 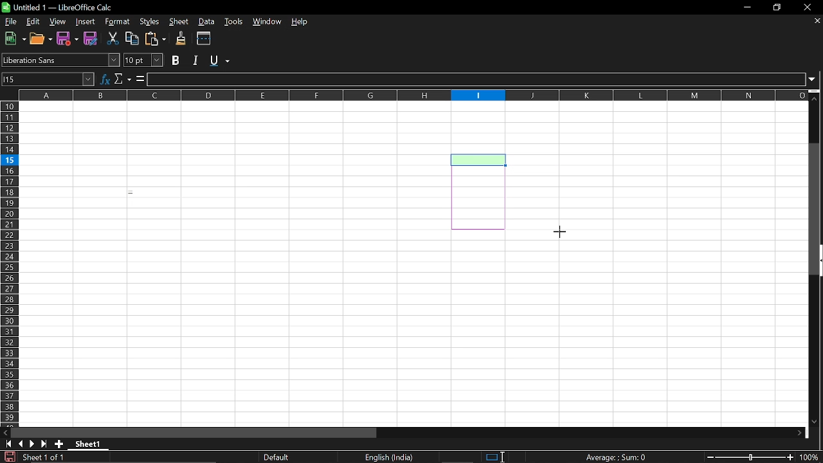 I want to click on Minimize, so click(x=747, y=7).